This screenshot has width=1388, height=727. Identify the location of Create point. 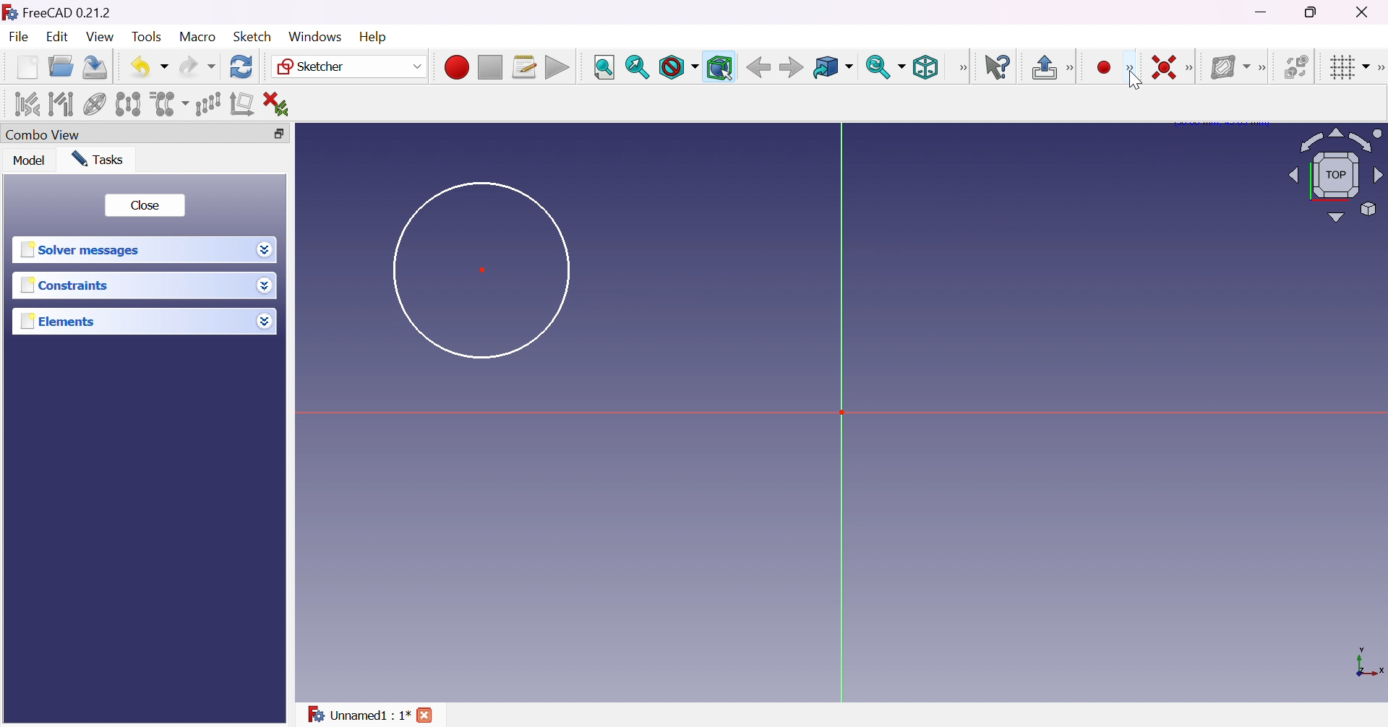
(1104, 68).